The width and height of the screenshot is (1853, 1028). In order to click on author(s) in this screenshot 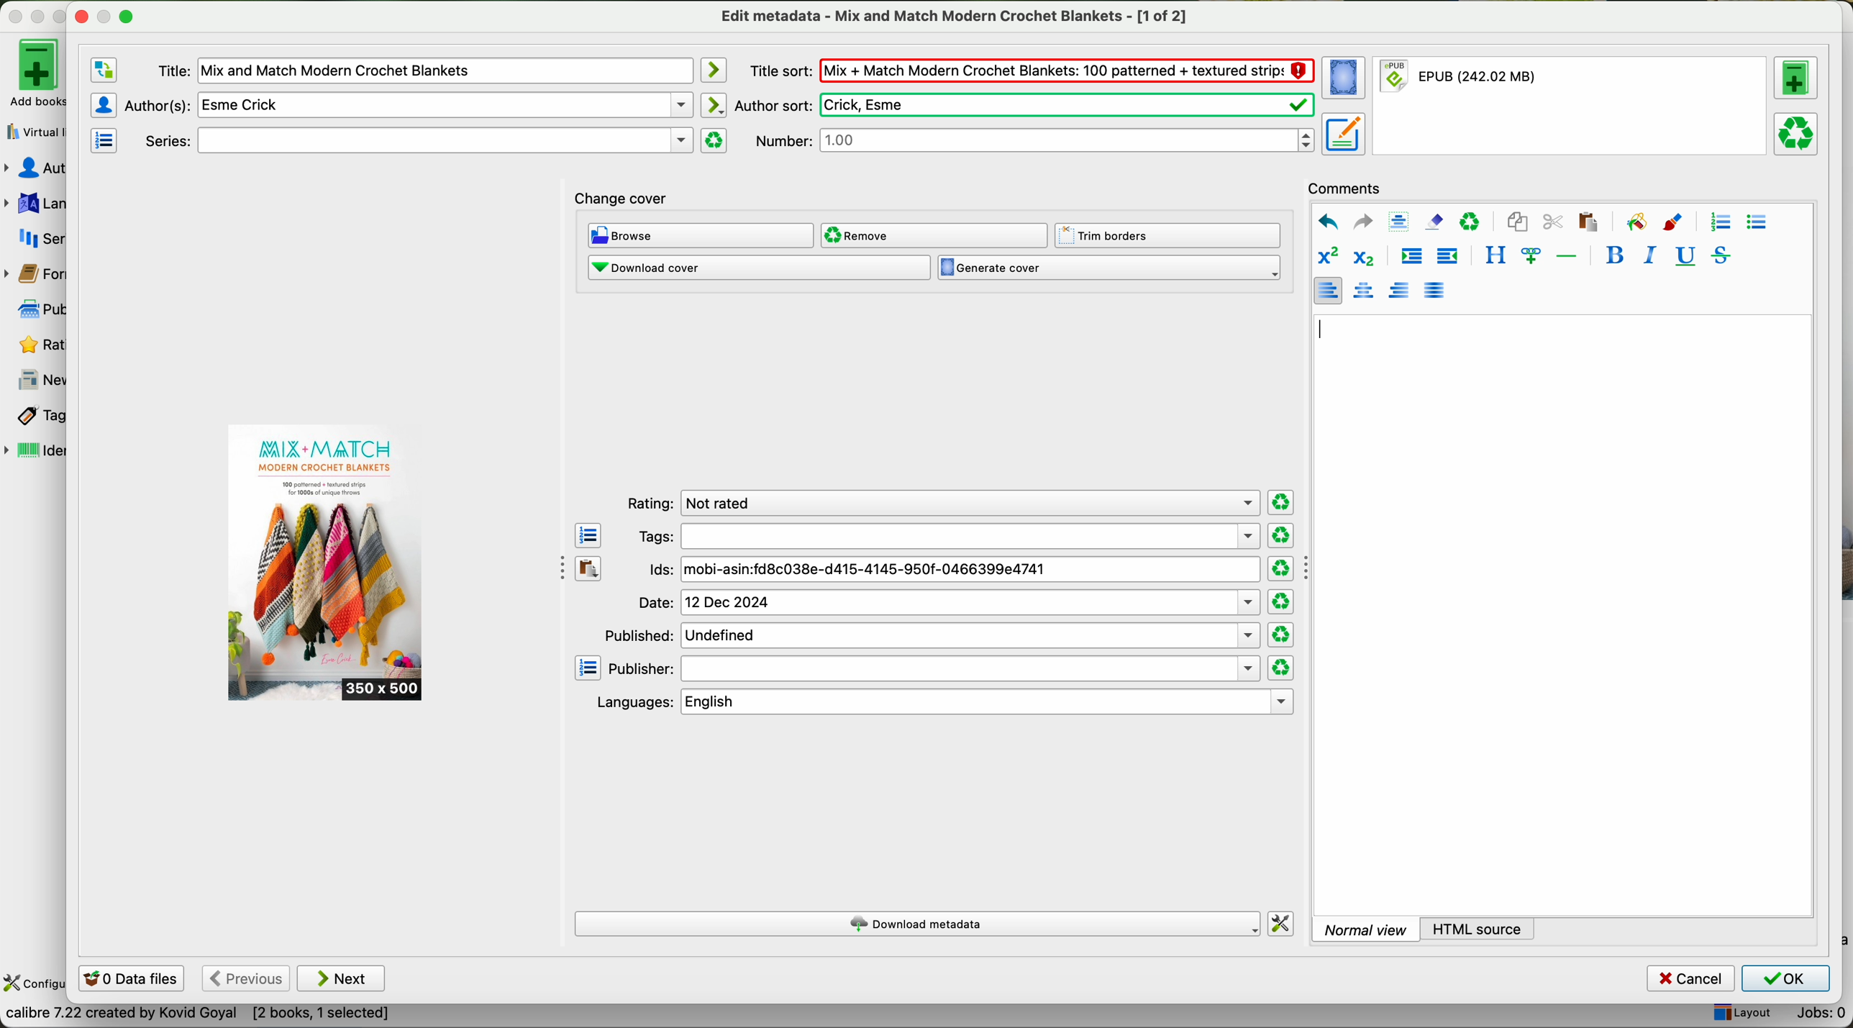, I will do `click(409, 104)`.